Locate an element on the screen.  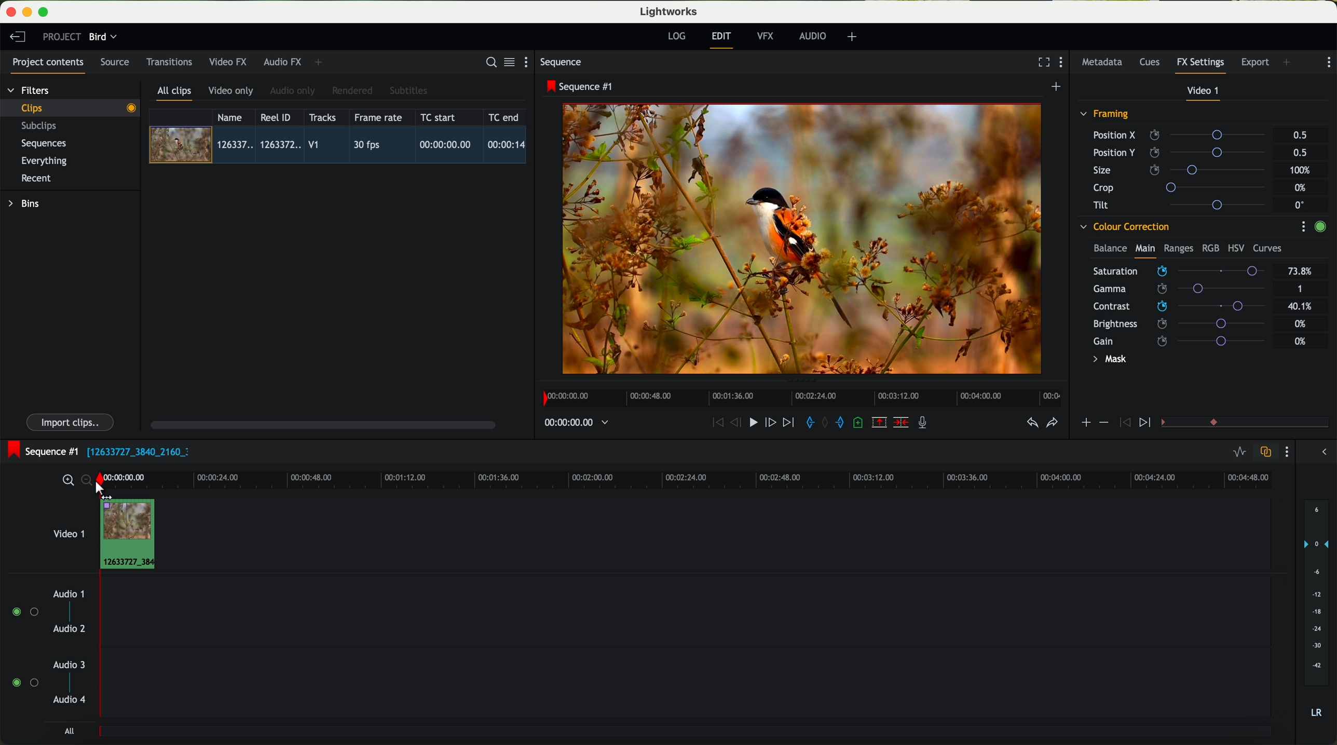
video only is located at coordinates (230, 91).